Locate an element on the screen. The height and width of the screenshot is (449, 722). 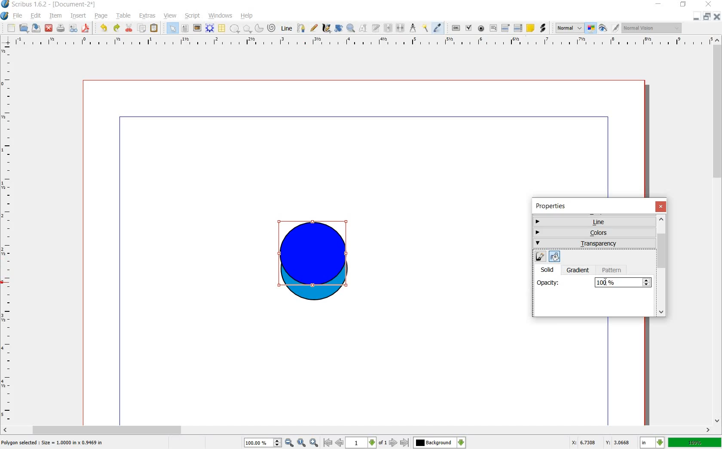
minimize is located at coordinates (658, 4).